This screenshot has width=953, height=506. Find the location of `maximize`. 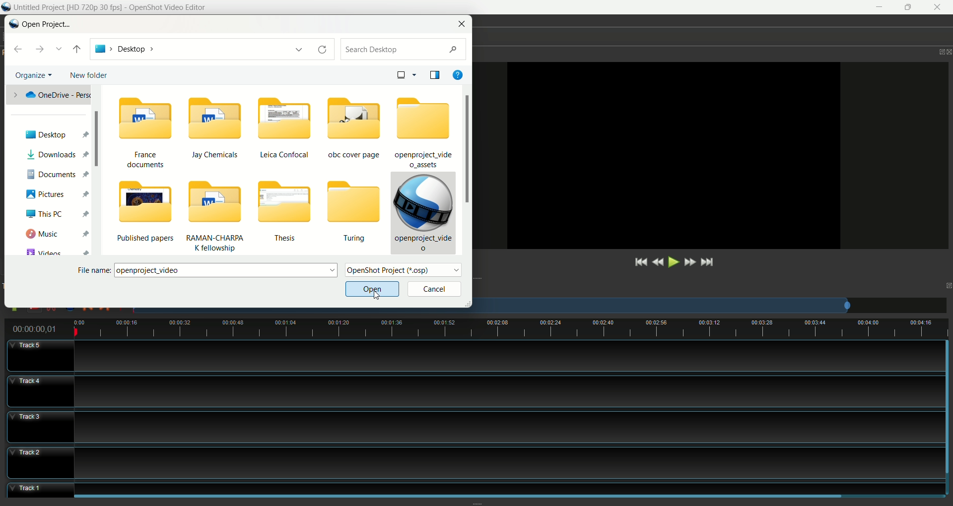

maximize is located at coordinates (909, 7).